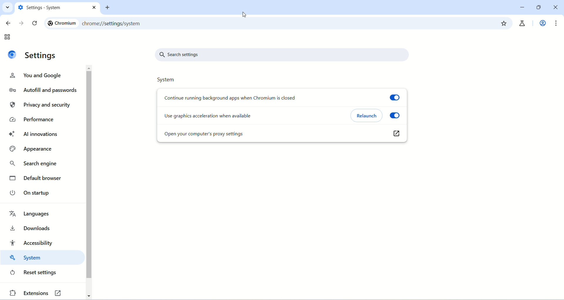 The width and height of the screenshot is (564, 300). What do you see at coordinates (270, 134) in the screenshot?
I see `open your computer's proxy settings` at bounding box center [270, 134].